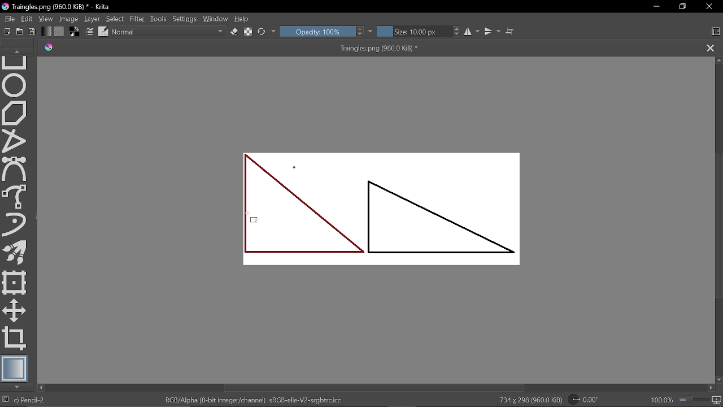 This screenshot has width=723, height=407. What do you see at coordinates (262, 32) in the screenshot?
I see `Reload original preset` at bounding box center [262, 32].